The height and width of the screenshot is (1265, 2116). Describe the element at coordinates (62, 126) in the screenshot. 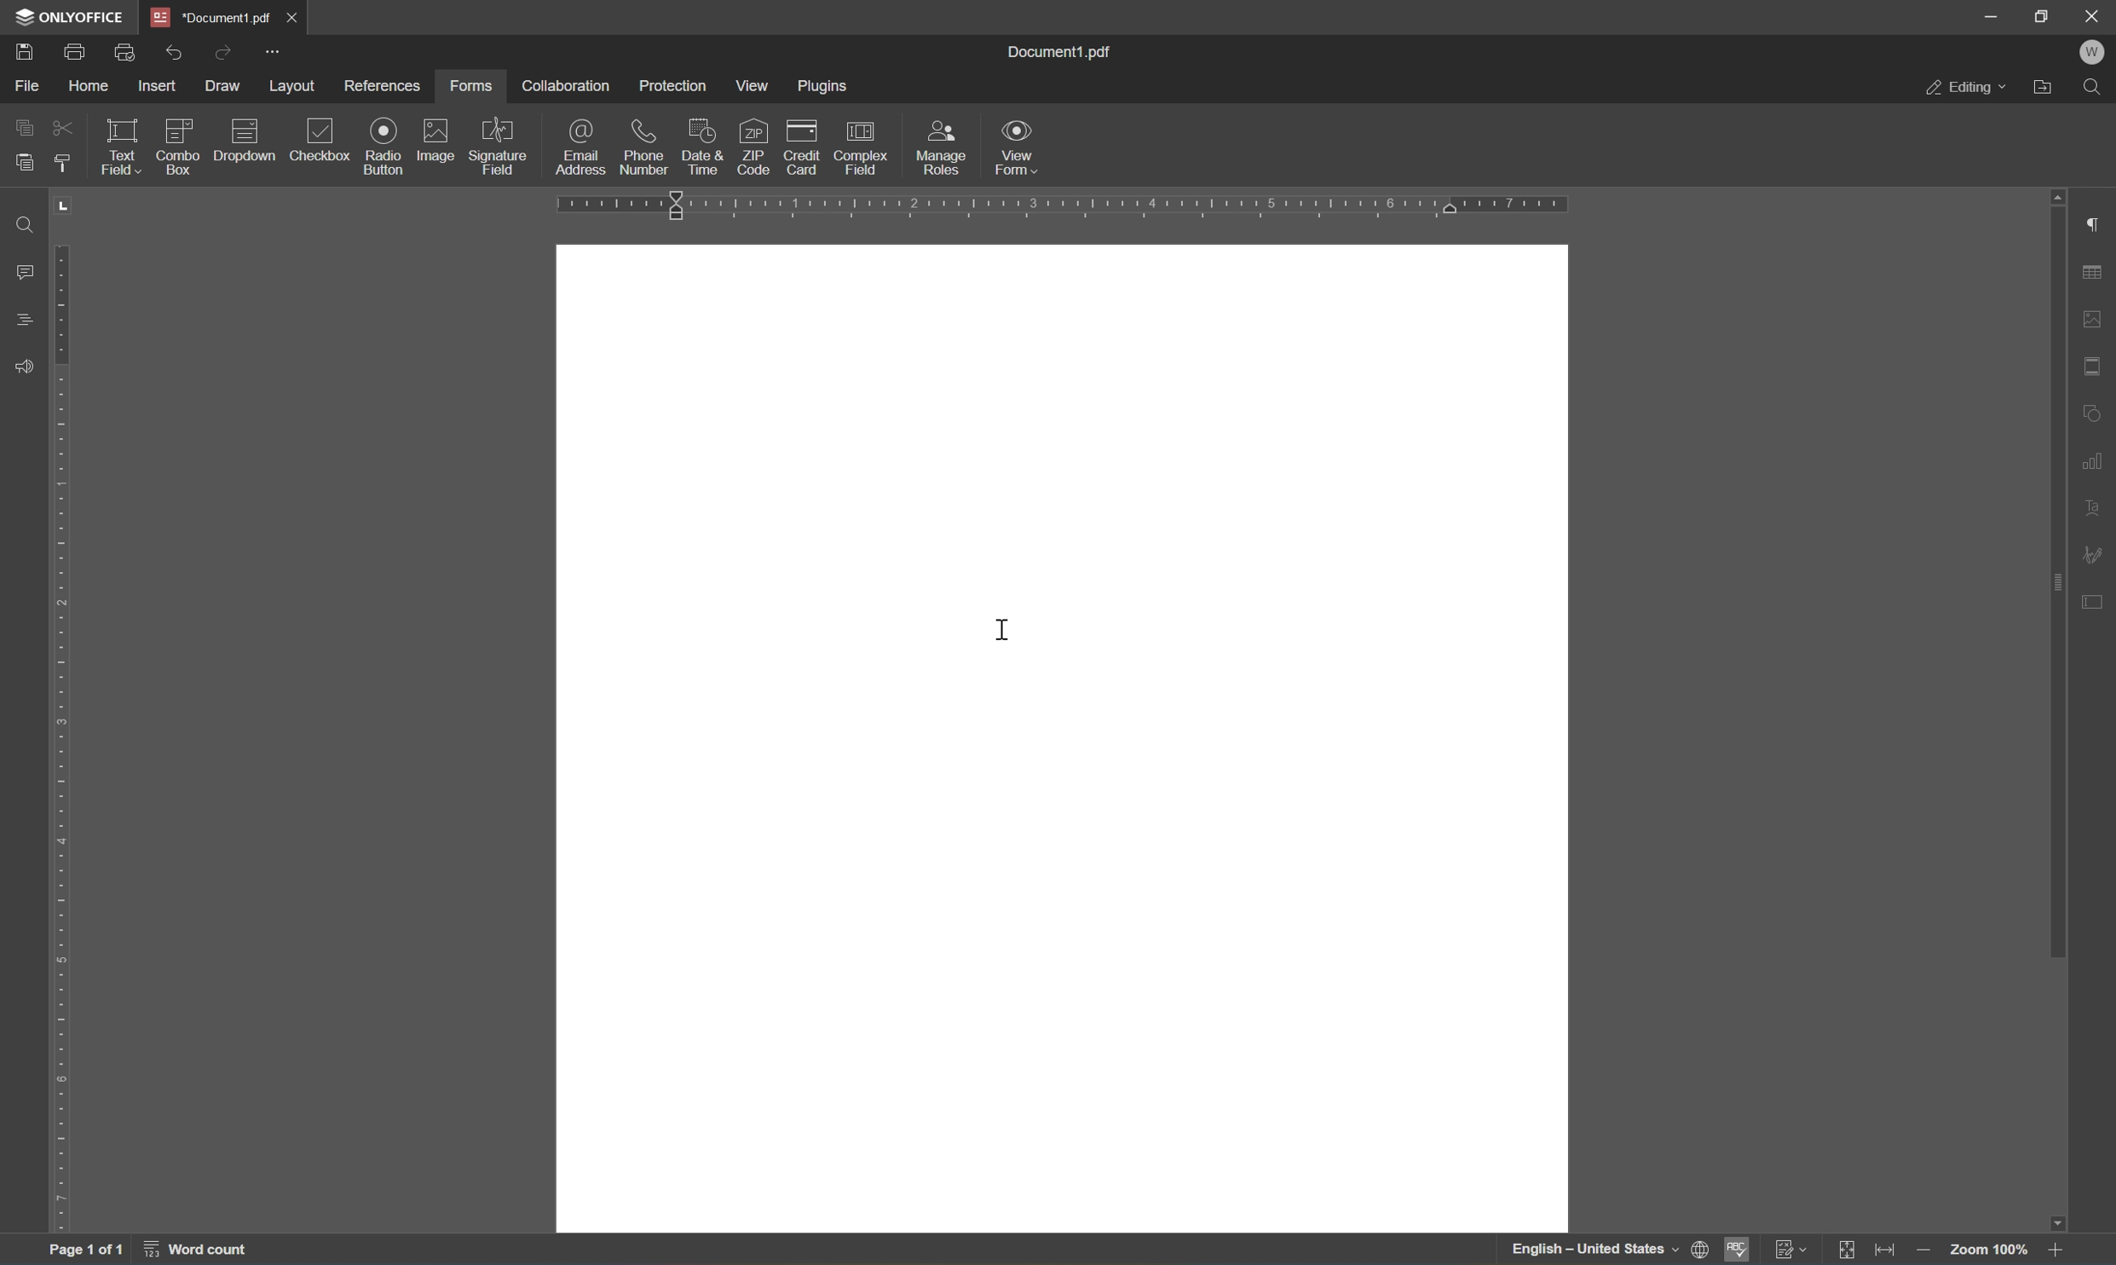

I see `cut` at that location.